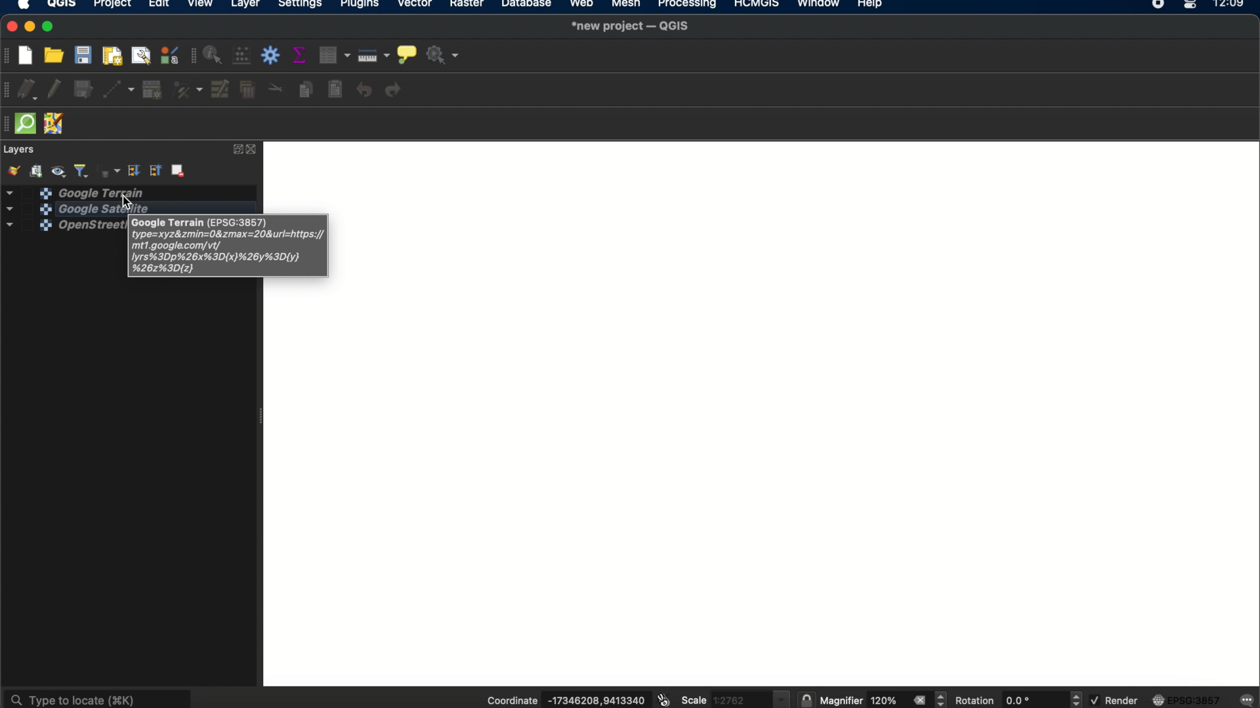 The width and height of the screenshot is (1260, 708). What do you see at coordinates (29, 123) in the screenshot?
I see `quickOSm` at bounding box center [29, 123].